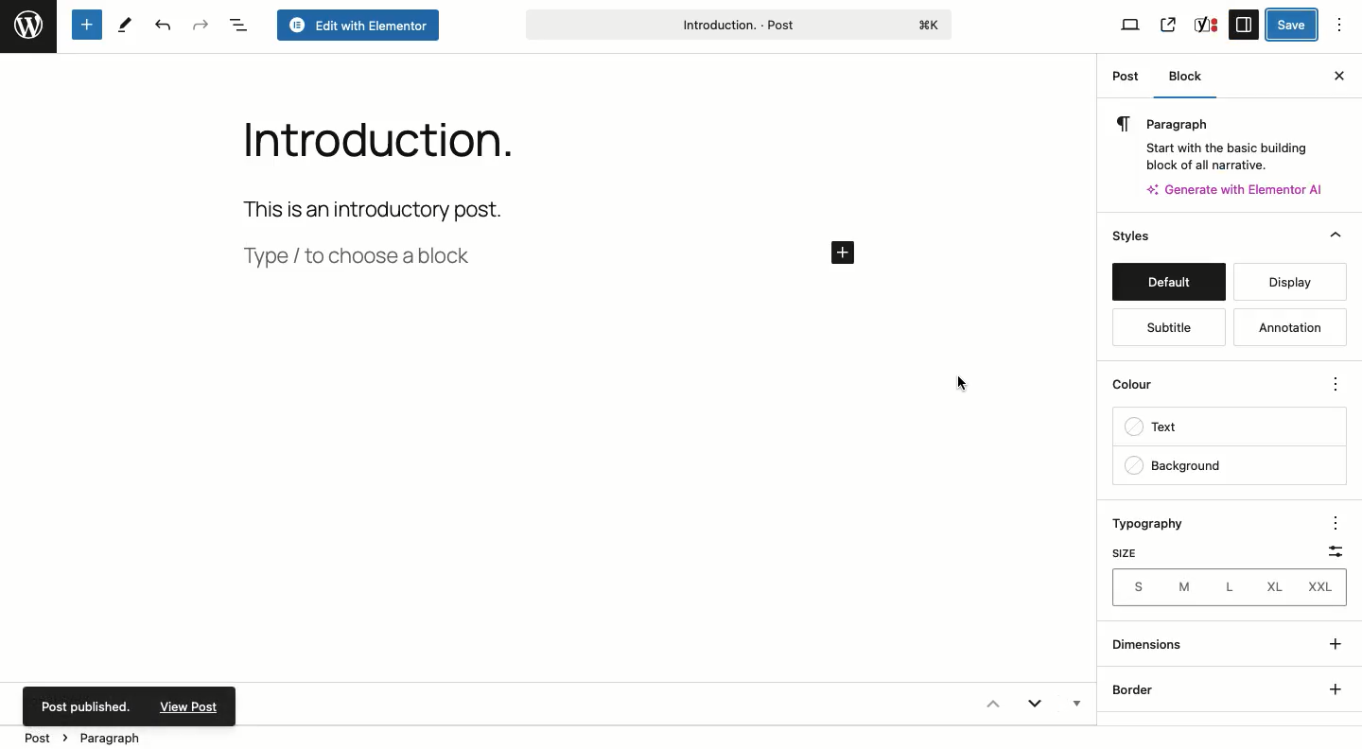 The width and height of the screenshot is (1362, 749). I want to click on Cursor, so click(960, 383).